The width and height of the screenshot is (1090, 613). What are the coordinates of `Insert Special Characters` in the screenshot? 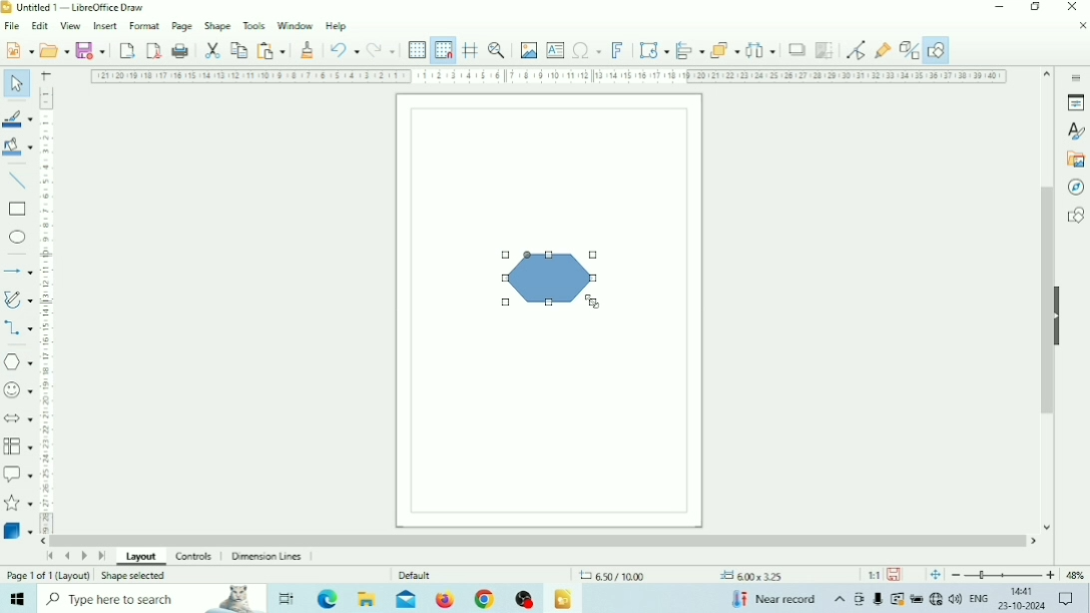 It's located at (587, 50).